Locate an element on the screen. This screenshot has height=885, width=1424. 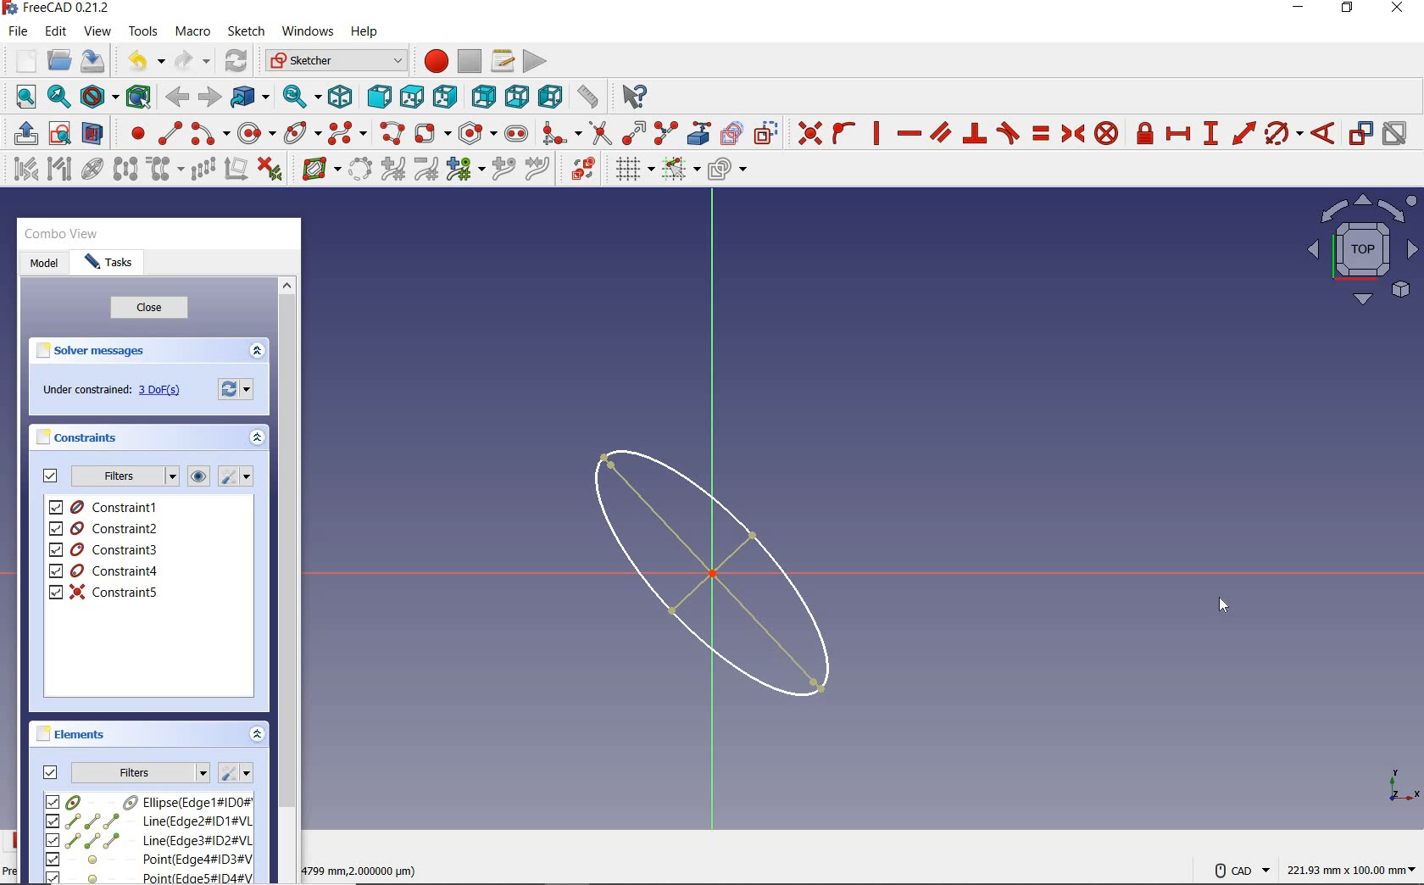
model is located at coordinates (44, 264).